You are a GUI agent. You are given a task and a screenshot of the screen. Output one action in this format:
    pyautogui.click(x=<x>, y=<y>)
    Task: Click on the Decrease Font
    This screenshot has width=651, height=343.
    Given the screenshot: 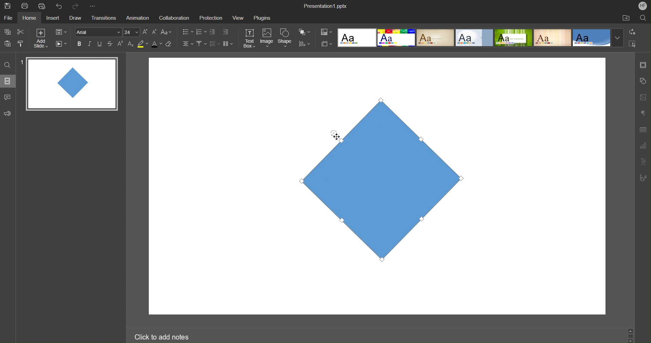 What is the action you would take?
    pyautogui.click(x=154, y=33)
    